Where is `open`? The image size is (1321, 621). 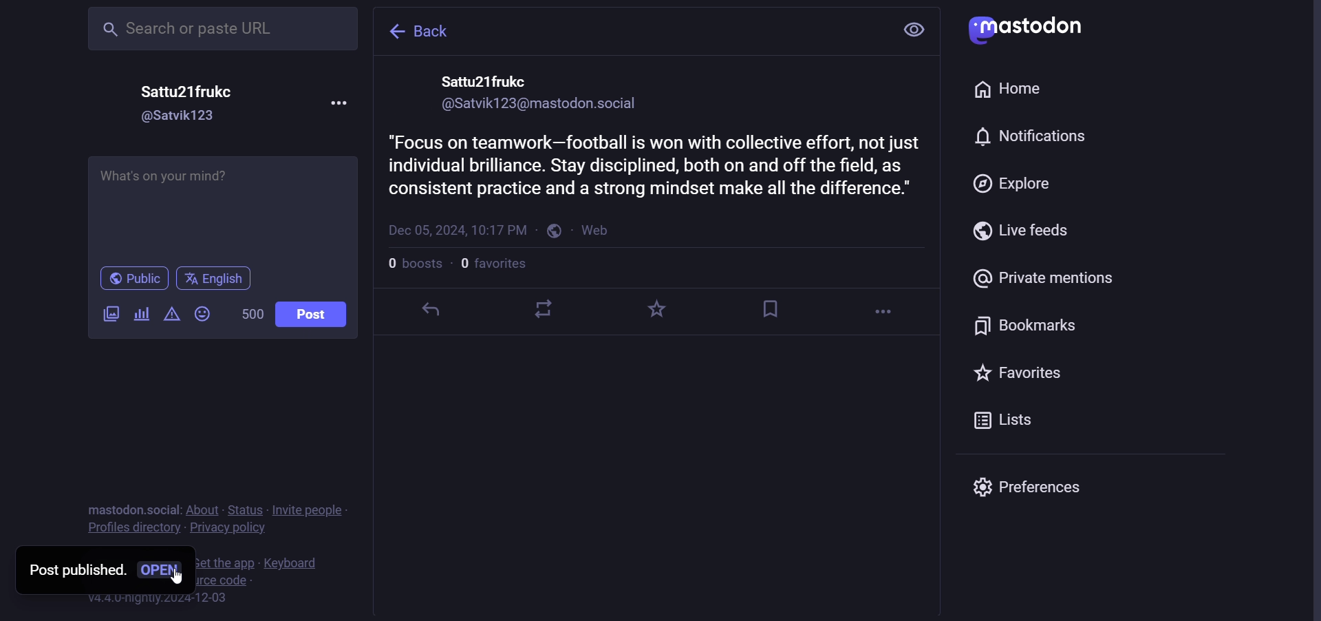
open is located at coordinates (163, 572).